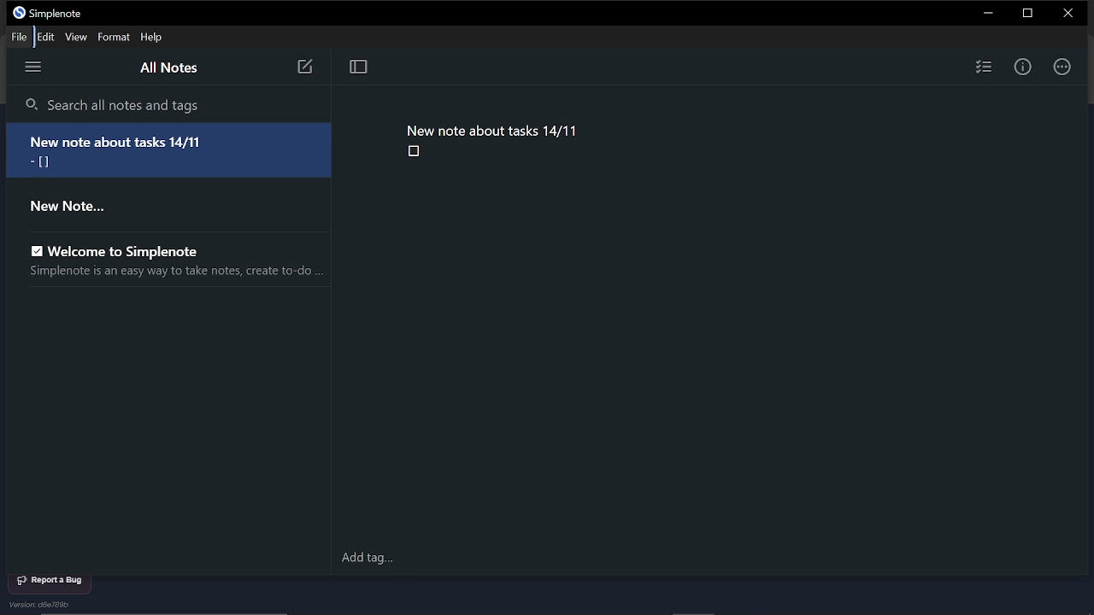 The width and height of the screenshot is (1094, 615). Describe the element at coordinates (364, 557) in the screenshot. I see `Add tag` at that location.